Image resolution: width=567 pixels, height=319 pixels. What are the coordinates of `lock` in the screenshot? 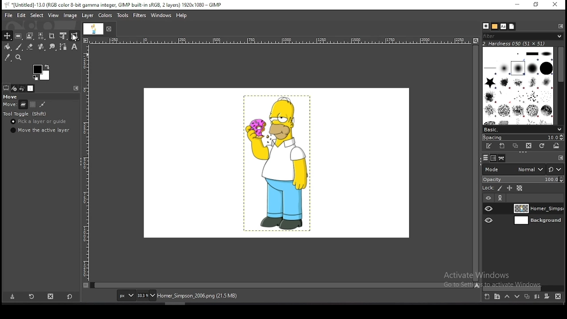 It's located at (487, 188).